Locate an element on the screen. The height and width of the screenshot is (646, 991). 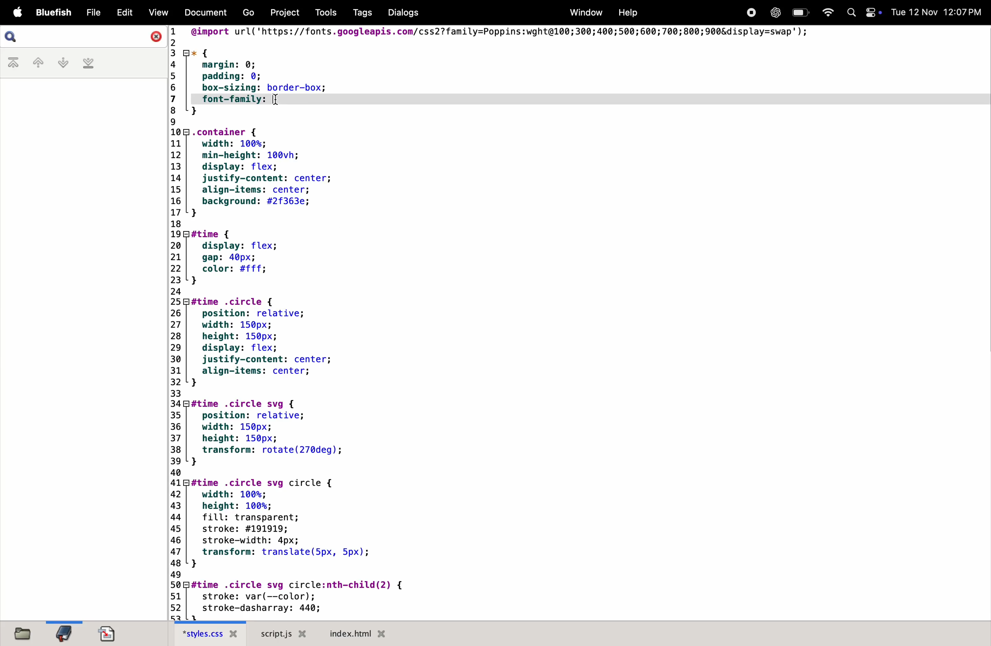
index.html is located at coordinates (355, 633).